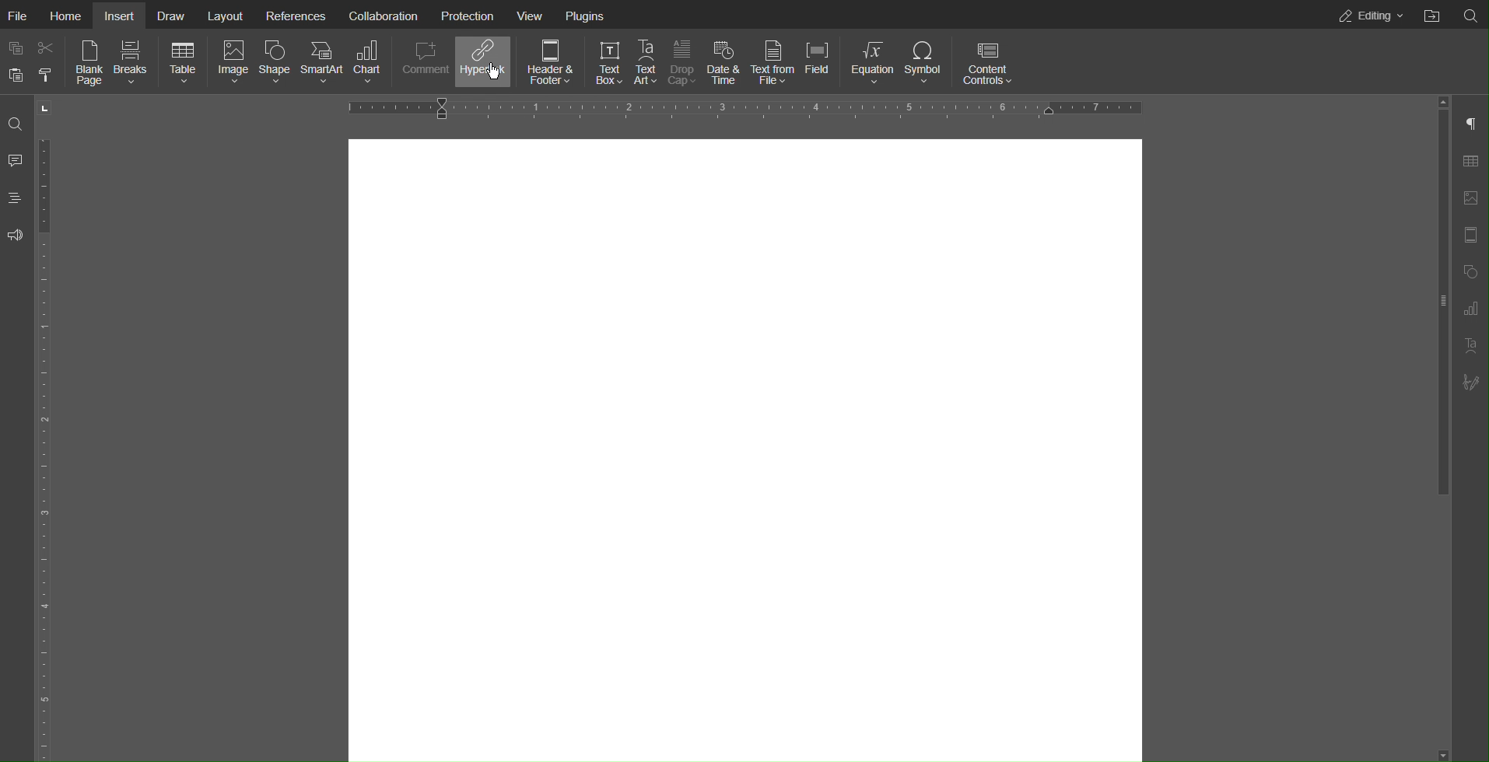 Image resolution: width=1489 pixels, height=762 pixels. Describe the element at coordinates (118, 16) in the screenshot. I see `Insert` at that location.